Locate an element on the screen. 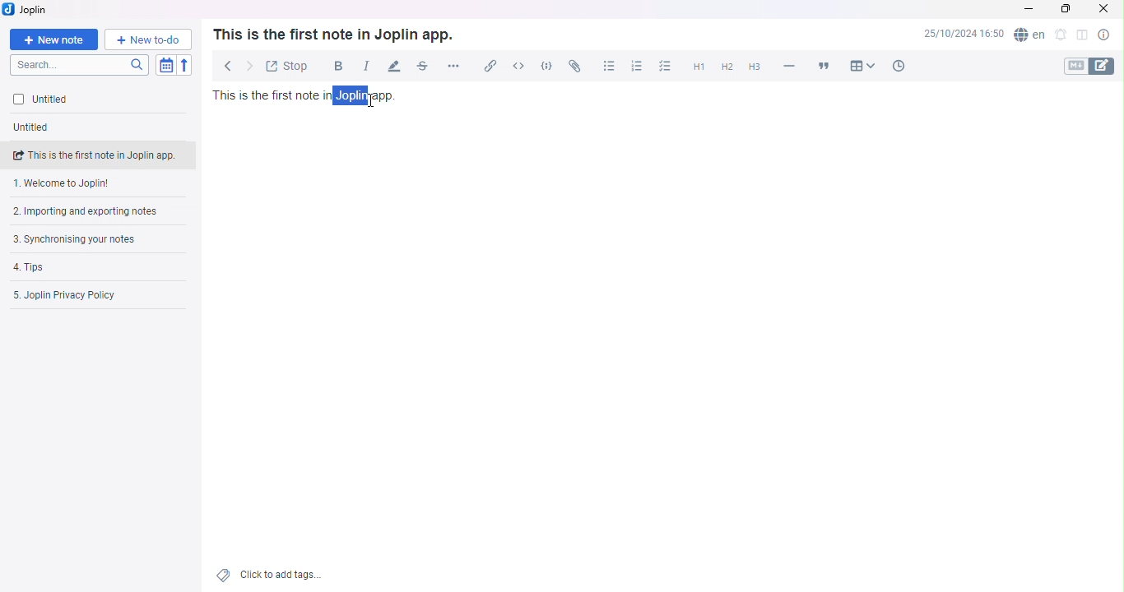 The height and width of the screenshot is (592, 1124). Italic is located at coordinates (362, 66).